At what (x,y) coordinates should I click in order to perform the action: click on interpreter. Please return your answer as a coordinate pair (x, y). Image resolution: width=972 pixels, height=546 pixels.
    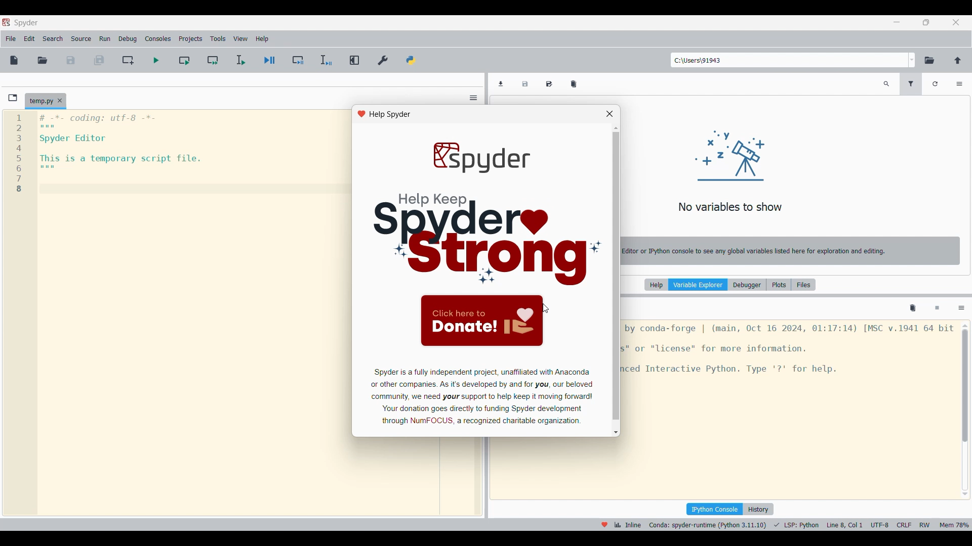
    Looking at the image, I should click on (706, 525).